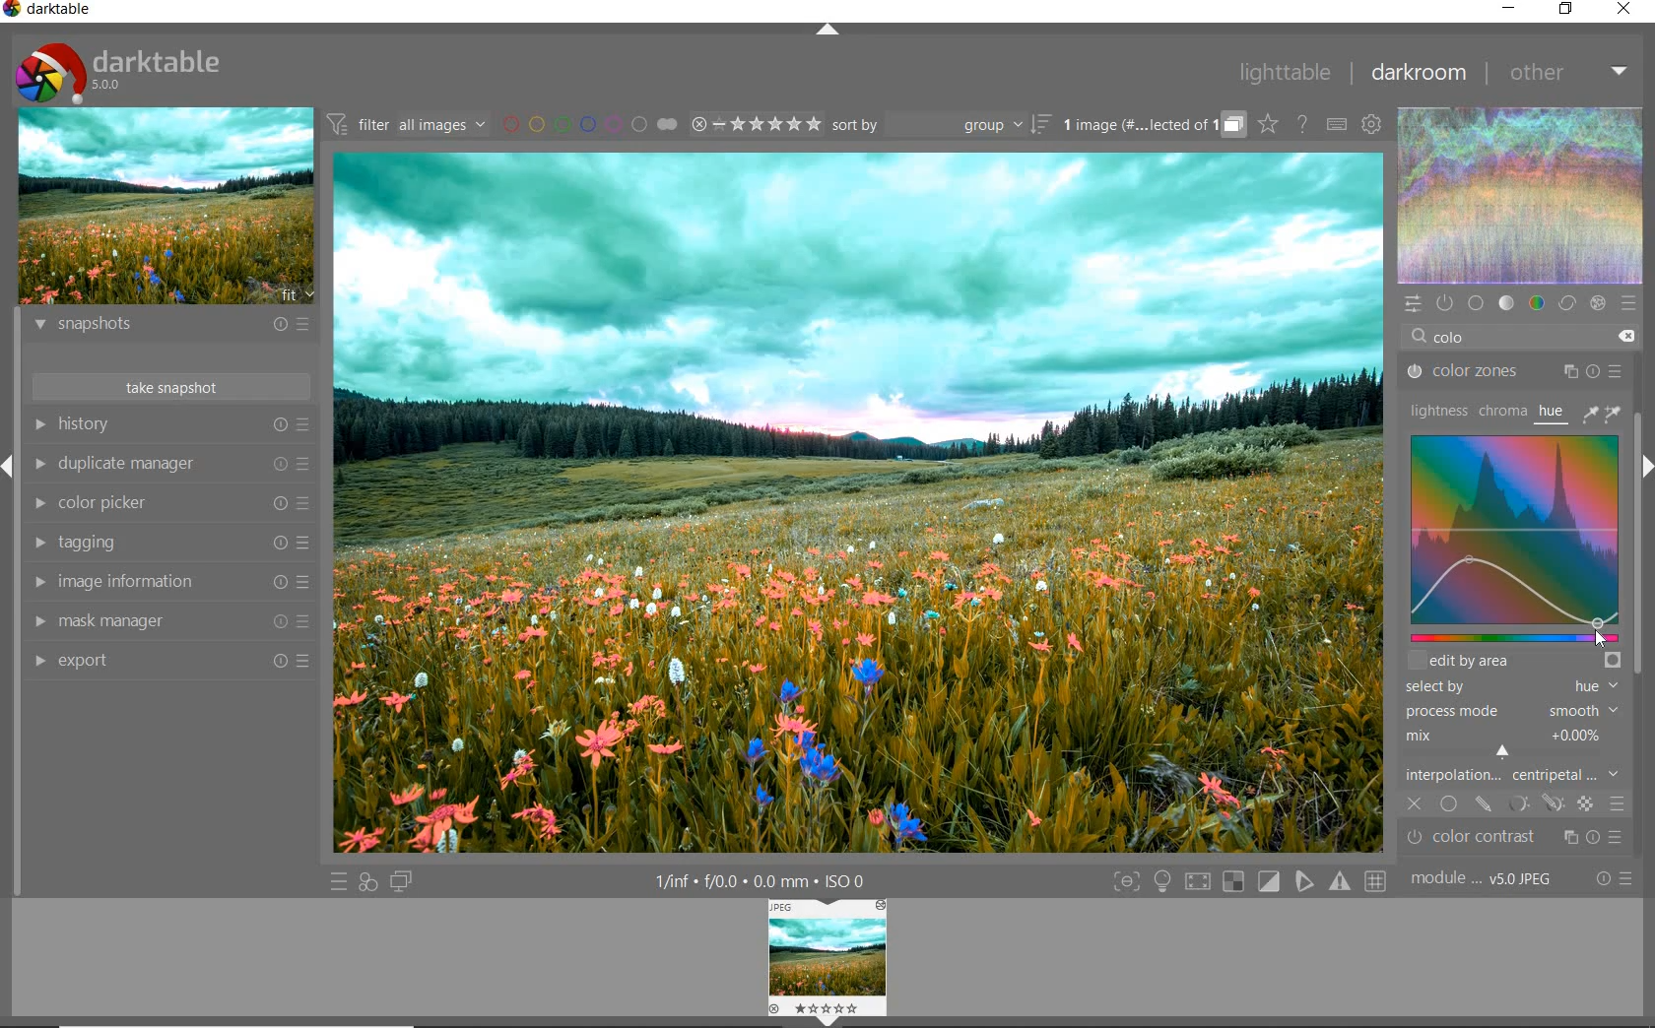 The image size is (1655, 1028). Describe the element at coordinates (1507, 301) in the screenshot. I see `tone` at that location.